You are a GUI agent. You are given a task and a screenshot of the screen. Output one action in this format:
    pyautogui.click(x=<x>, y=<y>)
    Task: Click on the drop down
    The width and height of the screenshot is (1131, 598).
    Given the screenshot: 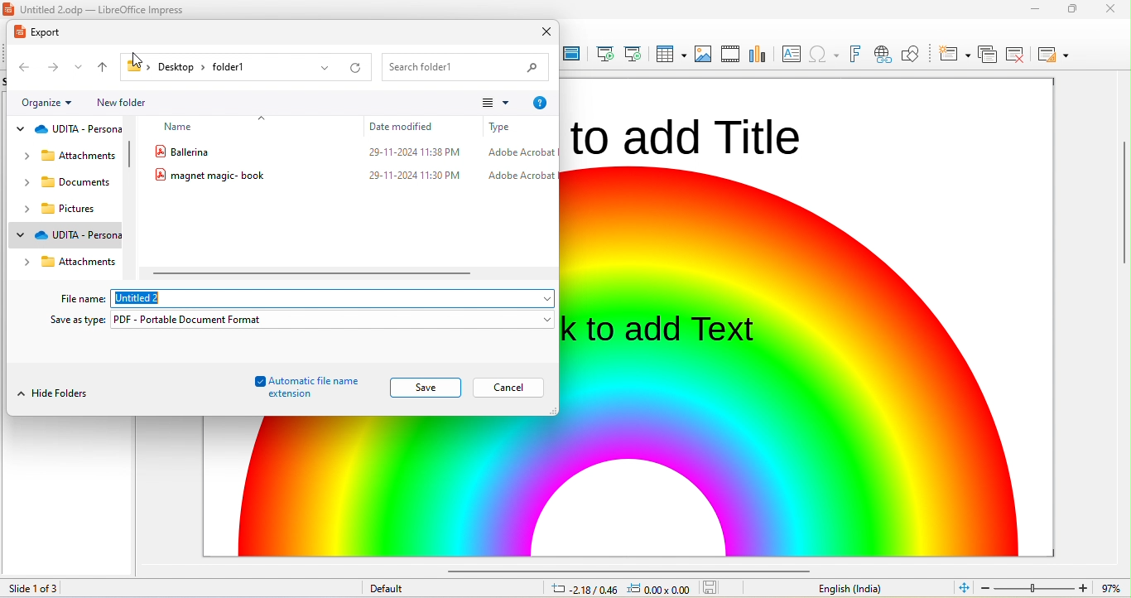 What is the action you would take?
    pyautogui.click(x=81, y=67)
    